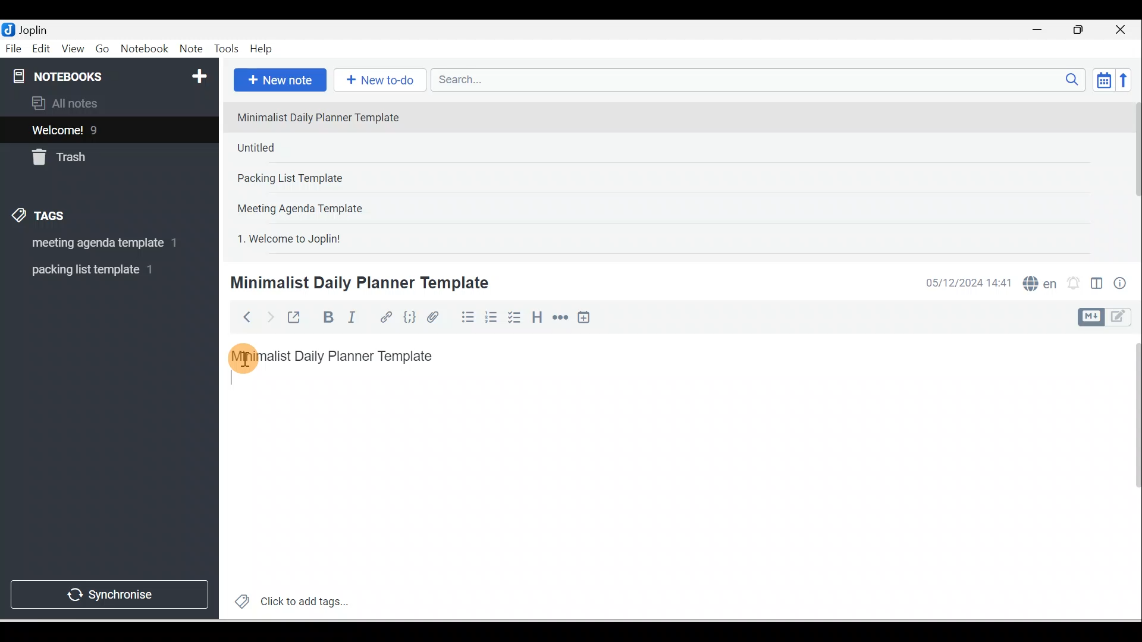 The image size is (1142, 642). What do you see at coordinates (1129, 477) in the screenshot?
I see `Scroll bar` at bounding box center [1129, 477].